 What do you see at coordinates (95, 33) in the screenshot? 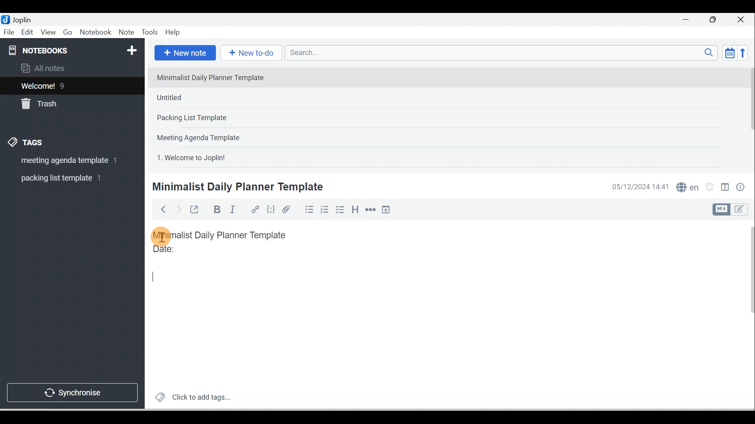
I see `Notebook` at bounding box center [95, 33].